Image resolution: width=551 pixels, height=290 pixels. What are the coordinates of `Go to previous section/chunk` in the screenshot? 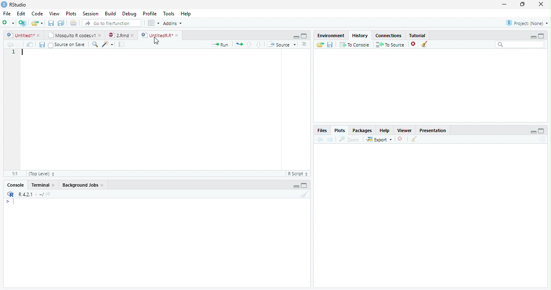 It's located at (249, 44).